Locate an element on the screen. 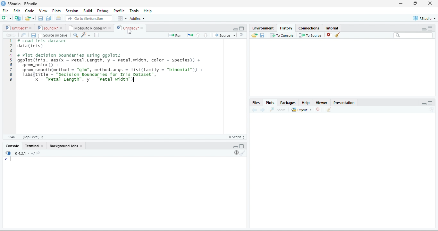 This screenshot has height=231, width=438. R.4.2.1 .~/ is located at coordinates (23, 154).